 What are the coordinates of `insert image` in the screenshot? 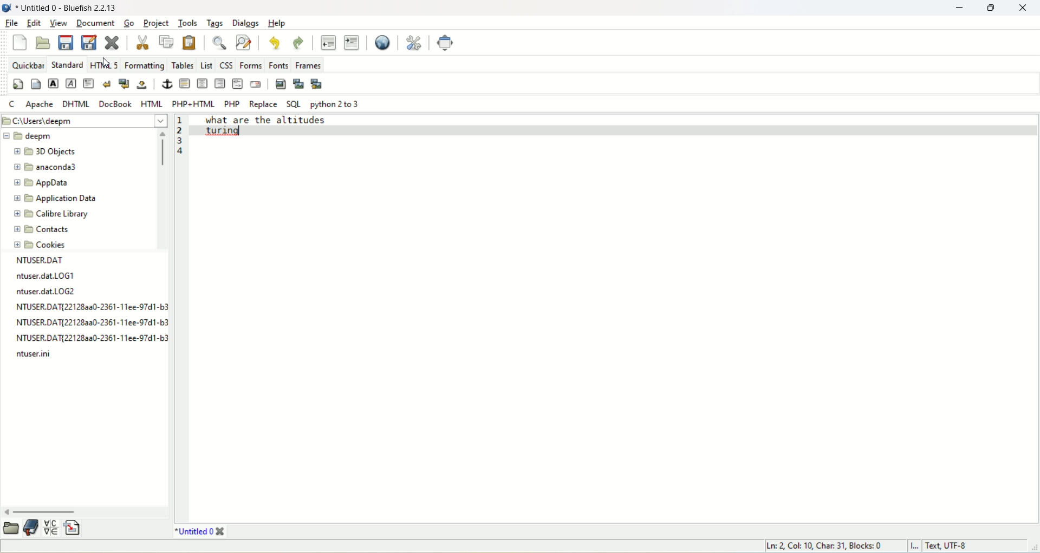 It's located at (281, 84).